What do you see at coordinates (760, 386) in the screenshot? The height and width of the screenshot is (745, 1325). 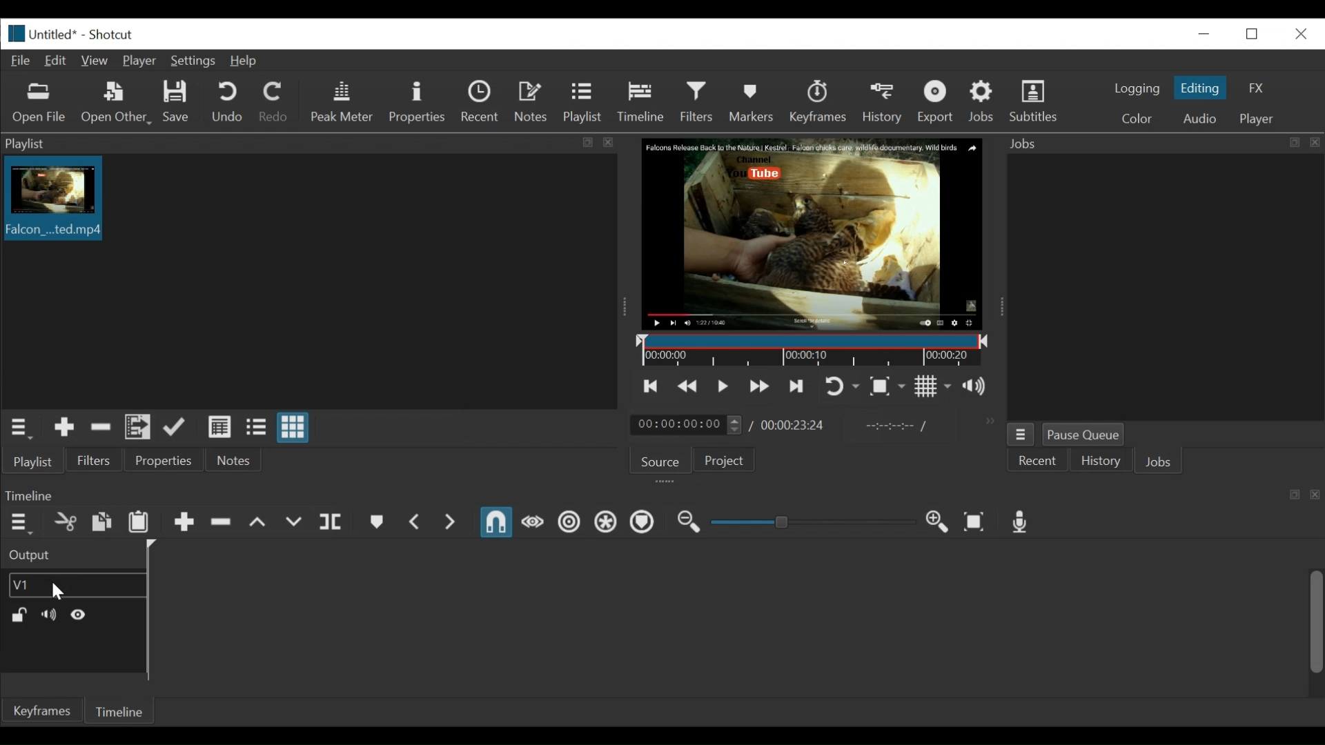 I see `Skip to the next point` at bounding box center [760, 386].